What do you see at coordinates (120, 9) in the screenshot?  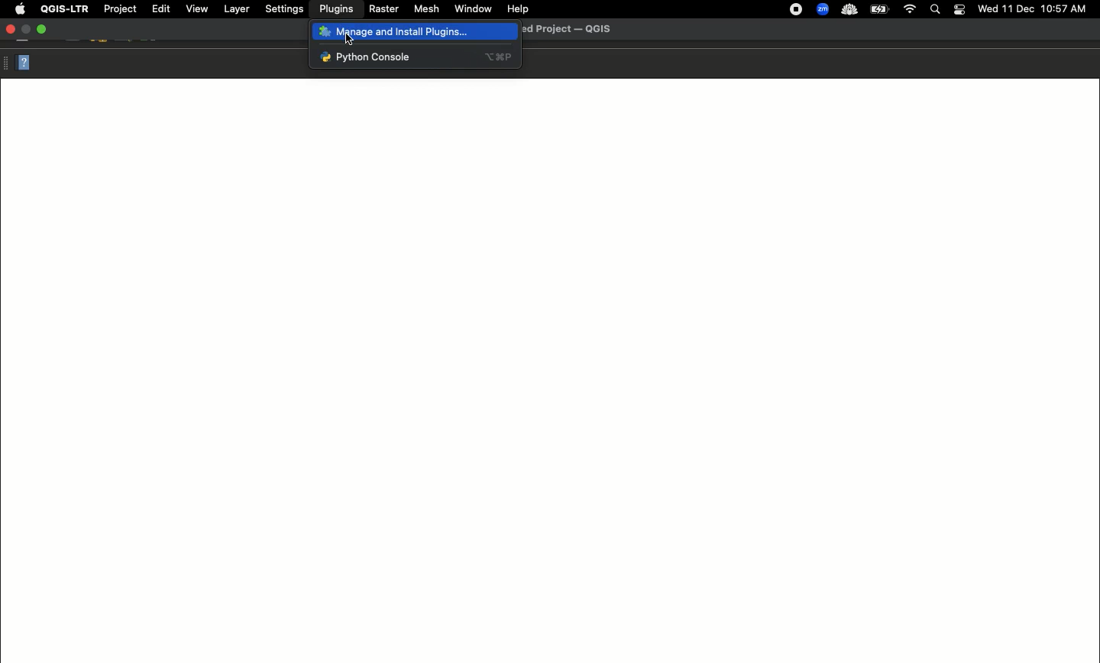 I see `Project` at bounding box center [120, 9].